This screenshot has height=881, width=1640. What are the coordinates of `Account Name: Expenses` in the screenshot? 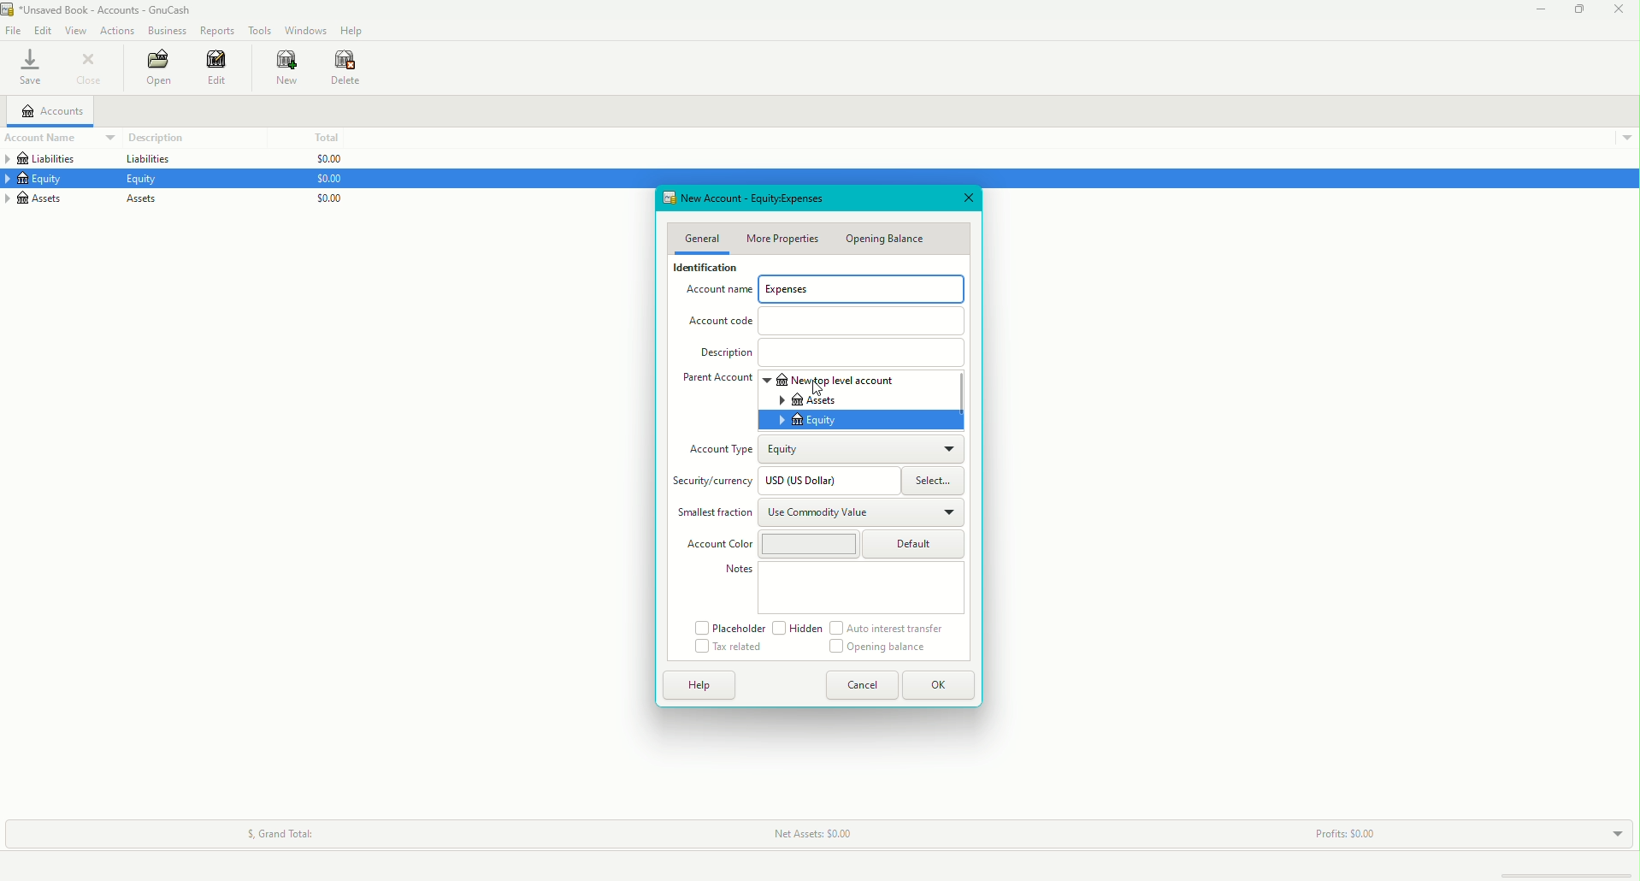 It's located at (831, 291).